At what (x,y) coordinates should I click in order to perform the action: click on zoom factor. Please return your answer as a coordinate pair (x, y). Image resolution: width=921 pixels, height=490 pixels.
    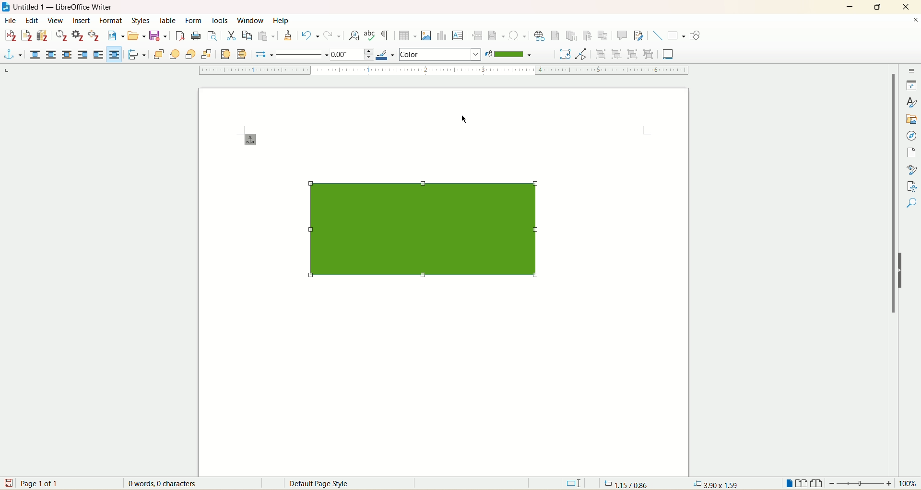
    Looking at the image, I should click on (874, 484).